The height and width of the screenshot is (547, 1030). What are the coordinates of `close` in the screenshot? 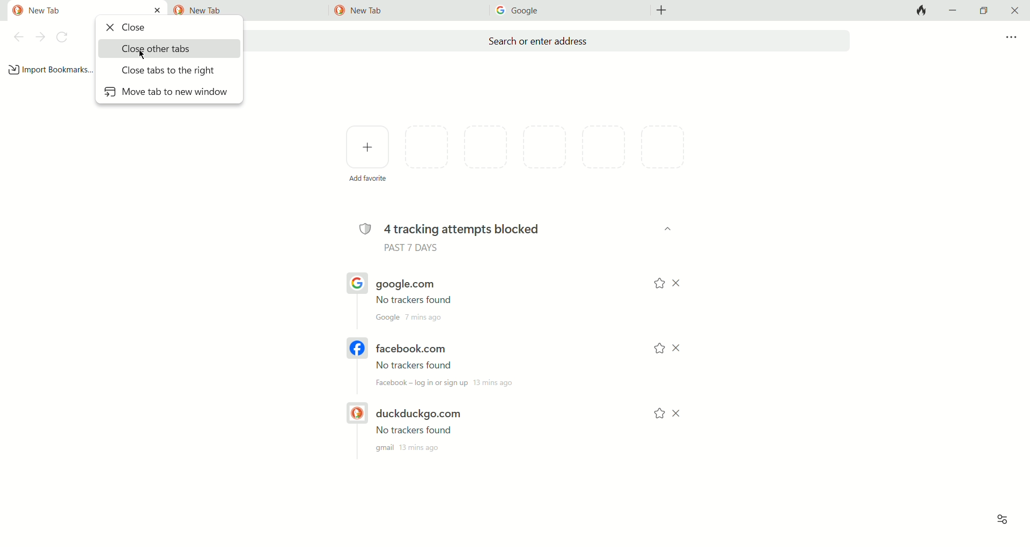 It's located at (126, 28).